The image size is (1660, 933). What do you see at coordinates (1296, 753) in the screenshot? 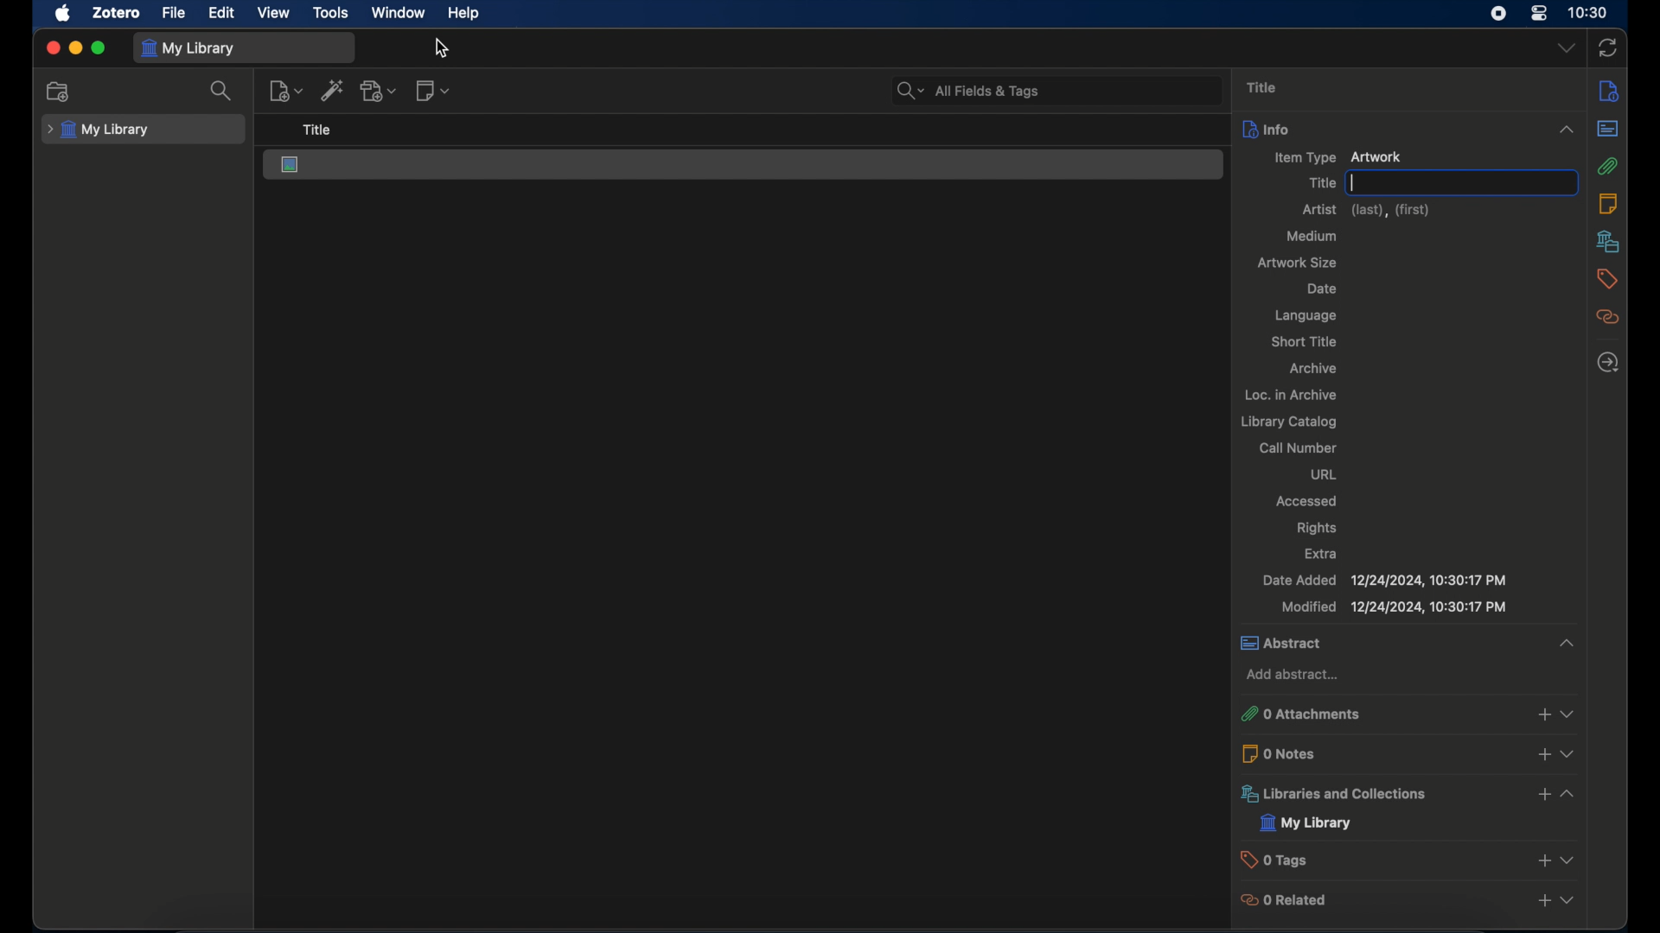
I see `0 notes` at bounding box center [1296, 753].